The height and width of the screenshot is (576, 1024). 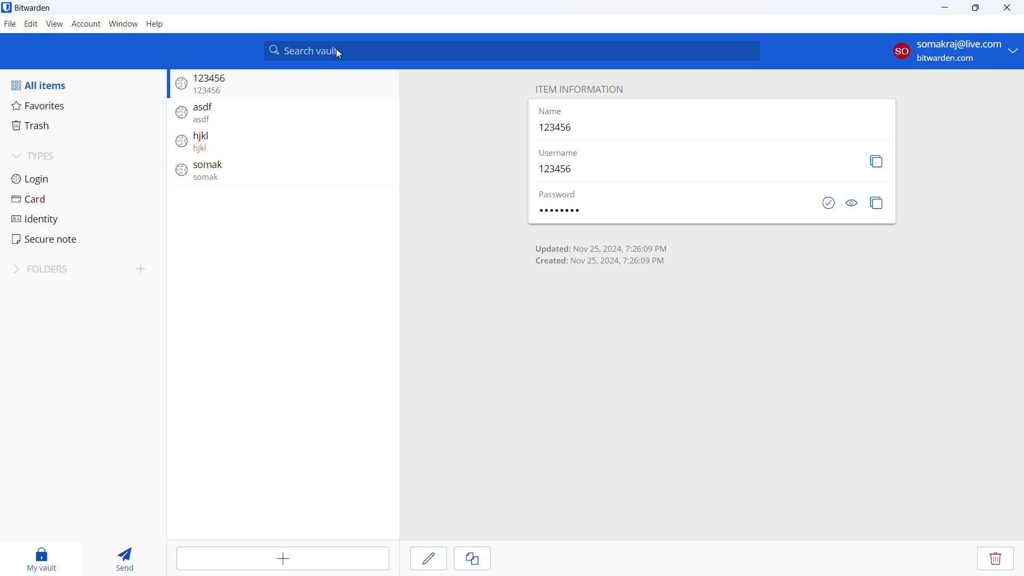 I want to click on help, so click(x=155, y=24).